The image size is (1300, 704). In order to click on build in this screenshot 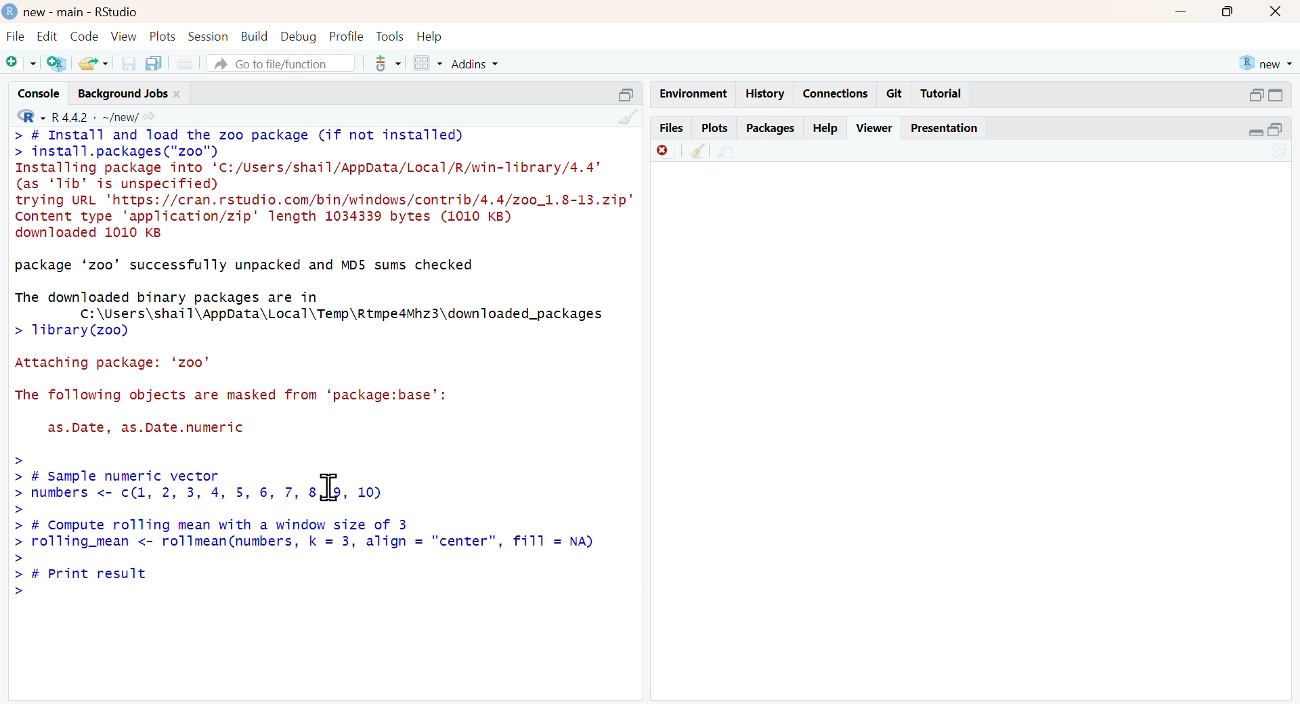, I will do `click(256, 37)`.